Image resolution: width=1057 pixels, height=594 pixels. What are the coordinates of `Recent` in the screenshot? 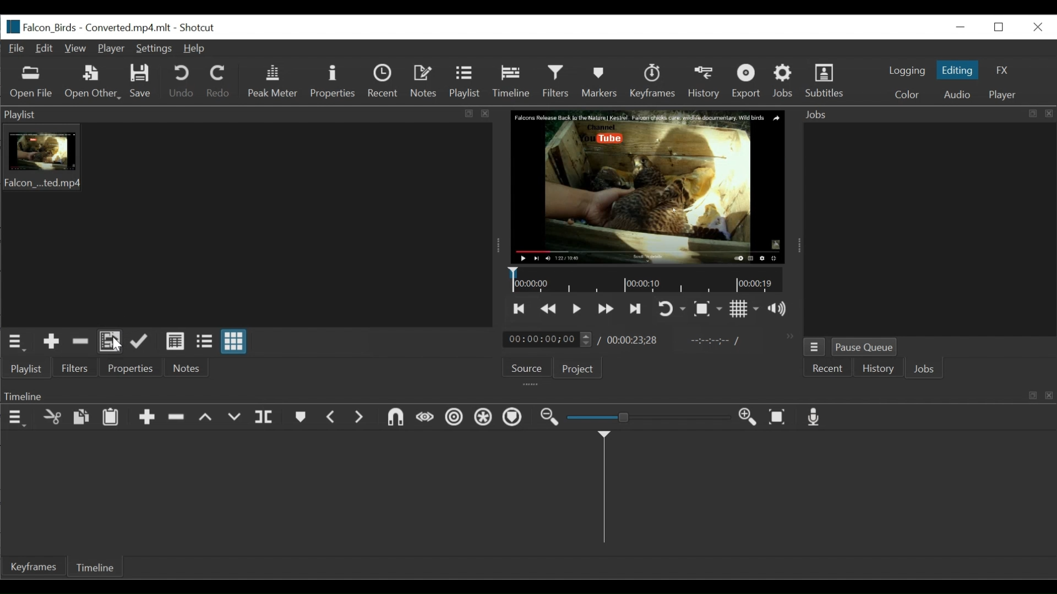 It's located at (380, 81).